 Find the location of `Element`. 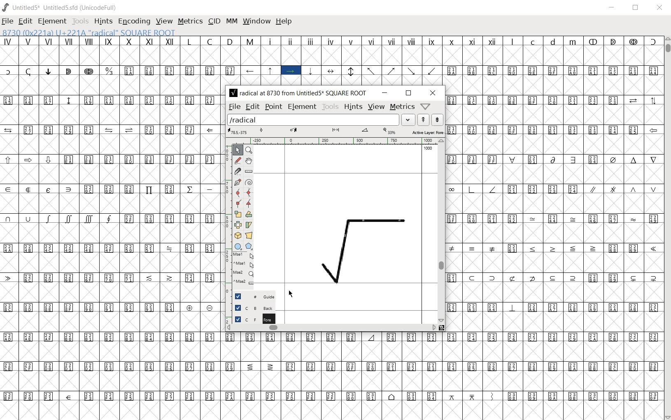

Element is located at coordinates (303, 107).